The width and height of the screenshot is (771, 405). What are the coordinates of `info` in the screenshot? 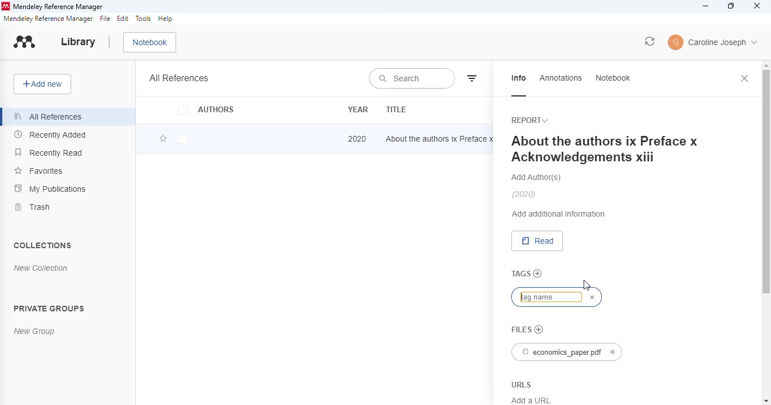 It's located at (519, 78).